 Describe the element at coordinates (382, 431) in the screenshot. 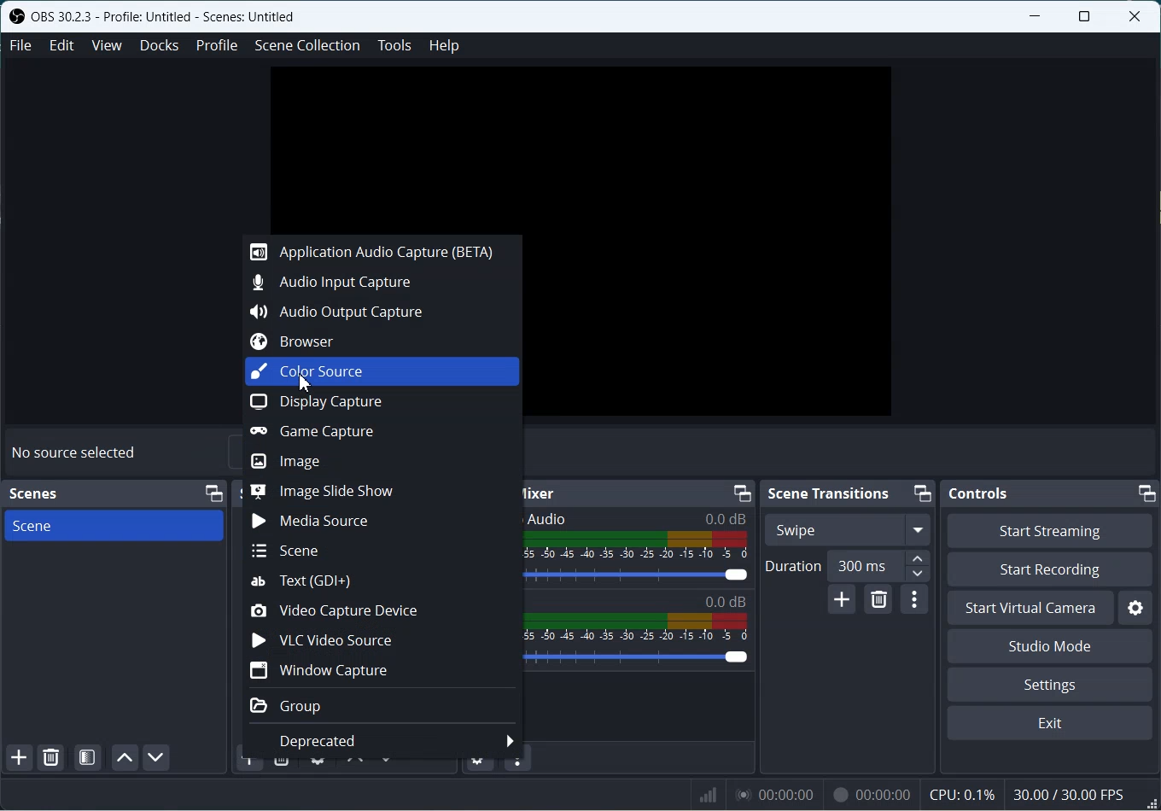

I see `Game Capture` at that location.